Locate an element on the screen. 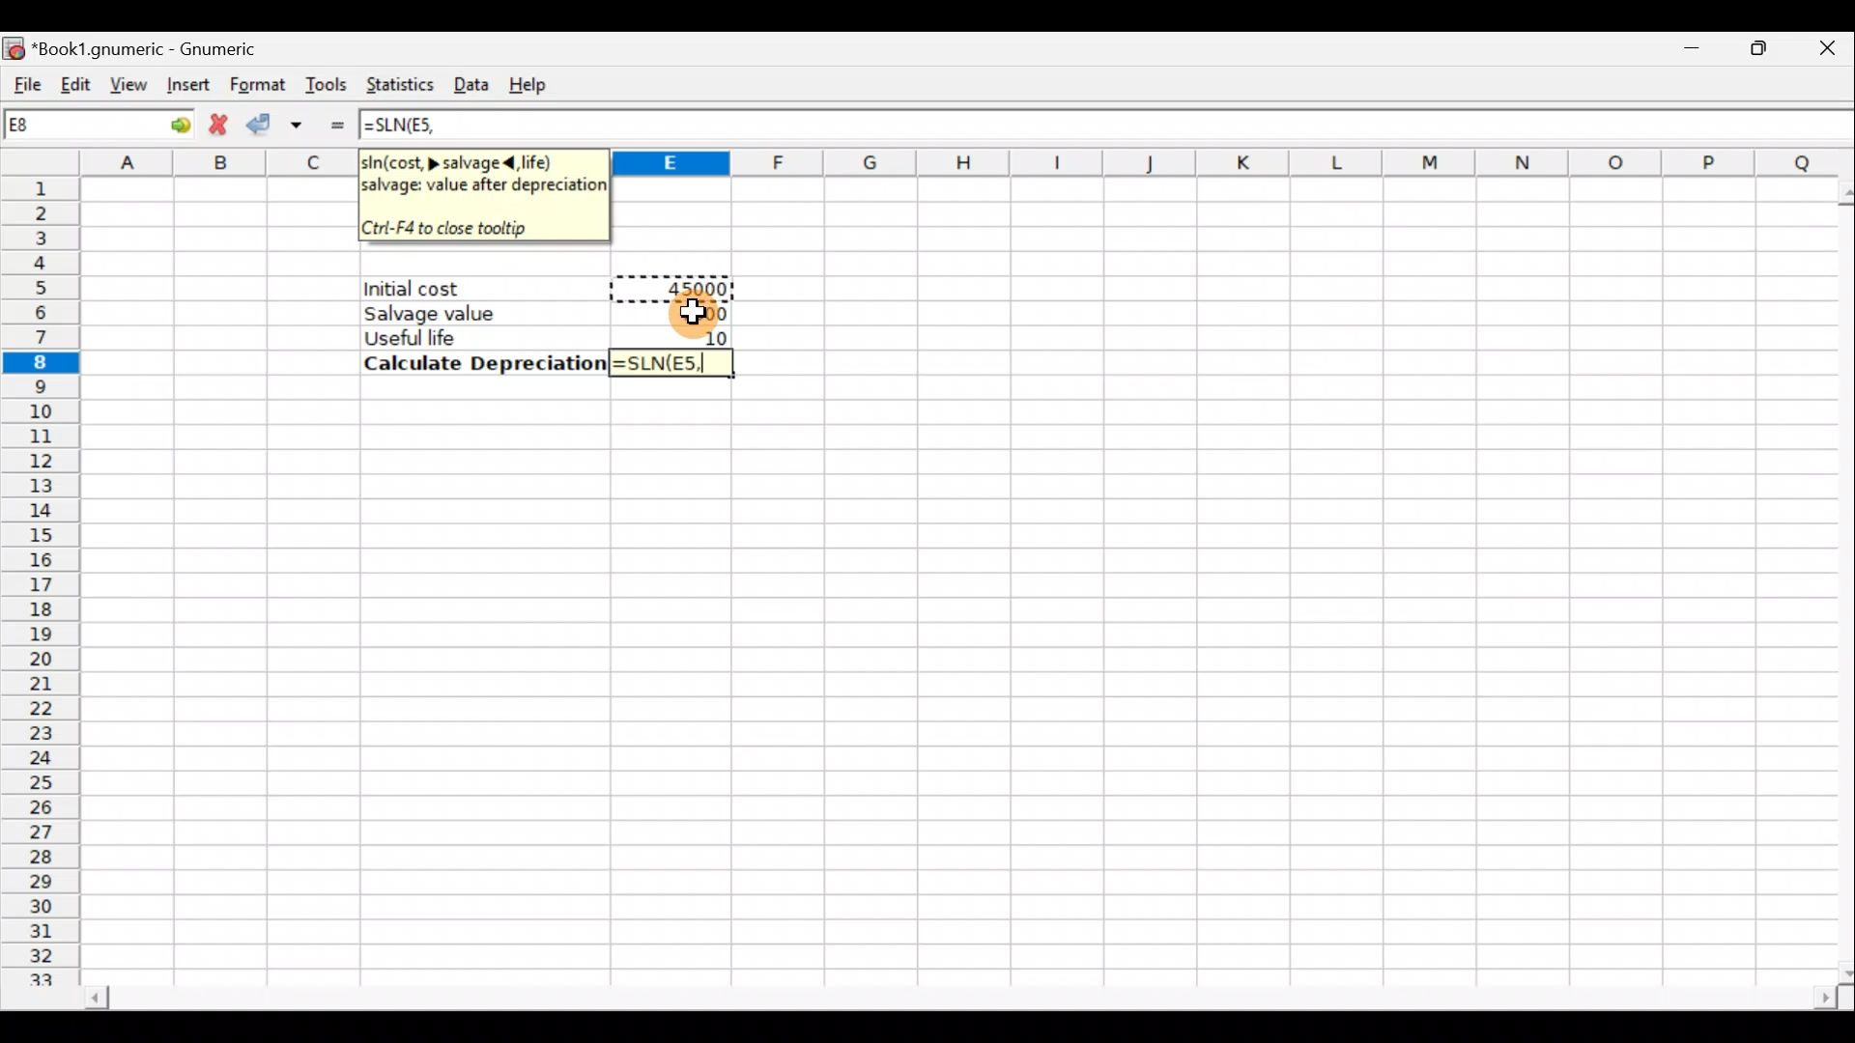 This screenshot has height=1043, width=1855. Scroll bar is located at coordinates (1837, 576).